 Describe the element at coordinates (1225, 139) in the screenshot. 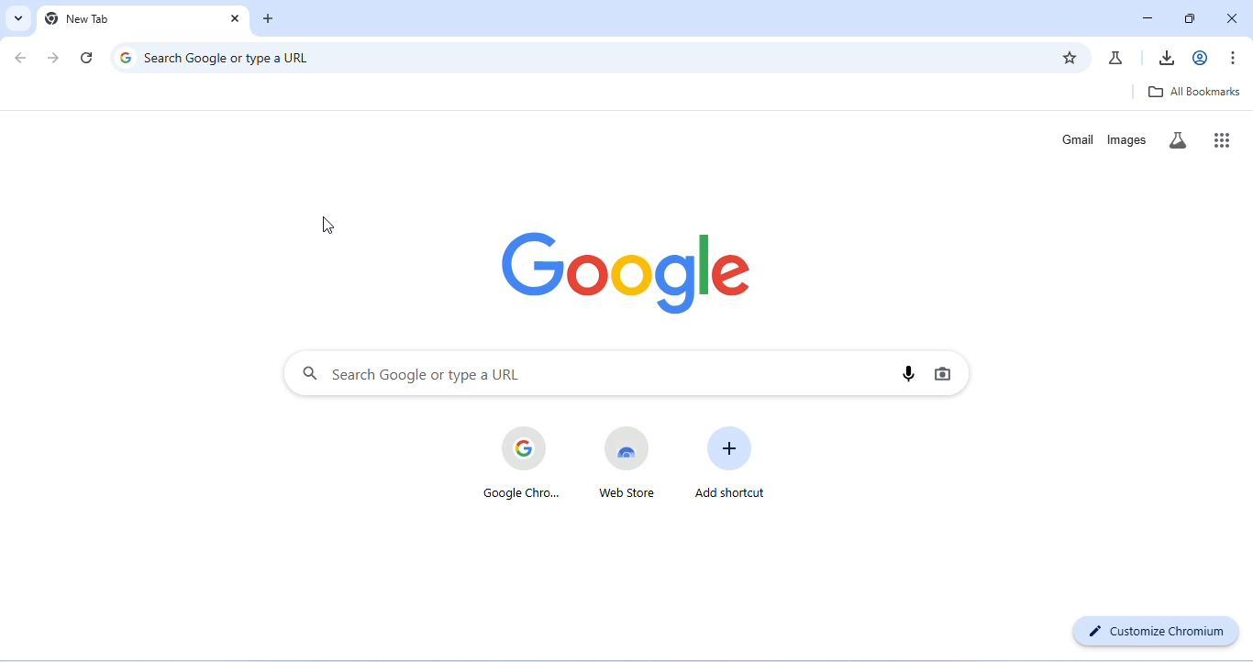

I see `google apps` at that location.